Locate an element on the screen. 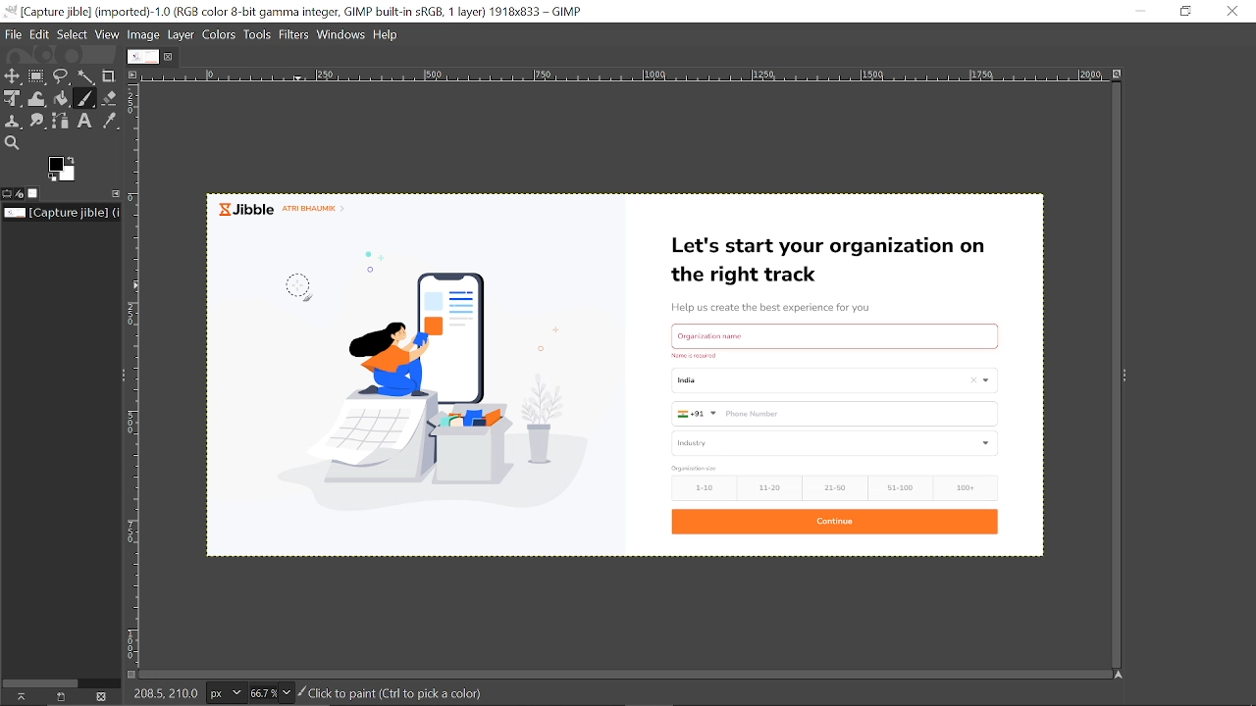  Image is located at coordinates (144, 36).